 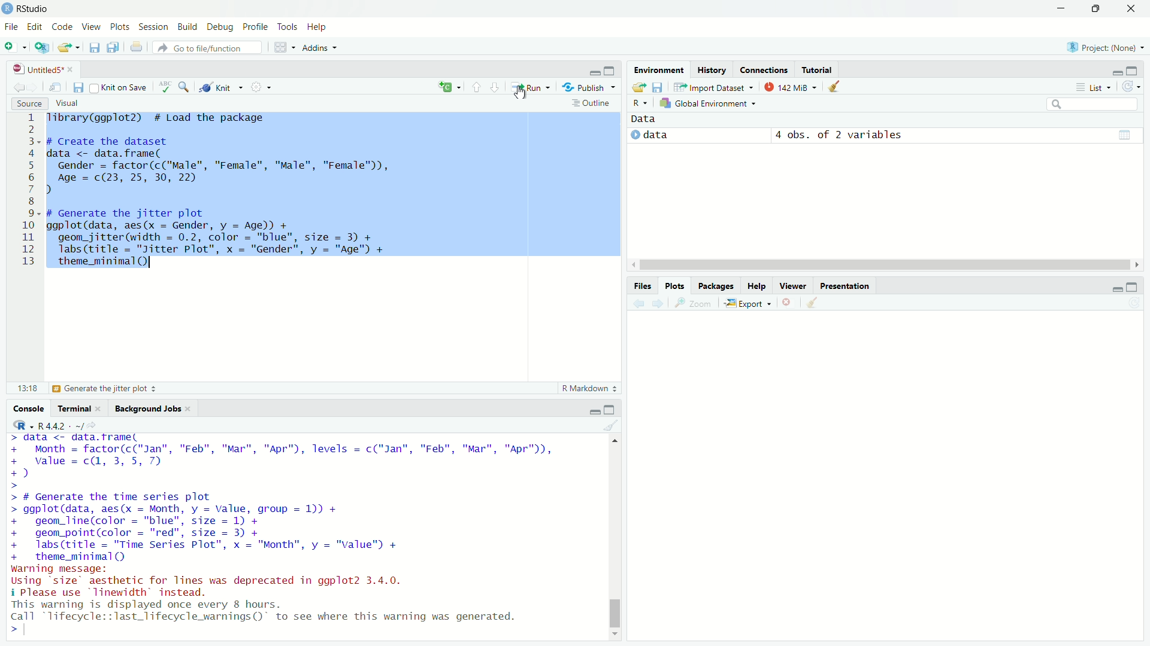 I want to click on packages, so click(x=716, y=286).